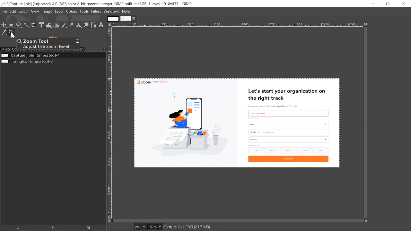 Image resolution: width=411 pixels, height=231 pixels. Describe the element at coordinates (35, 12) in the screenshot. I see `View` at that location.